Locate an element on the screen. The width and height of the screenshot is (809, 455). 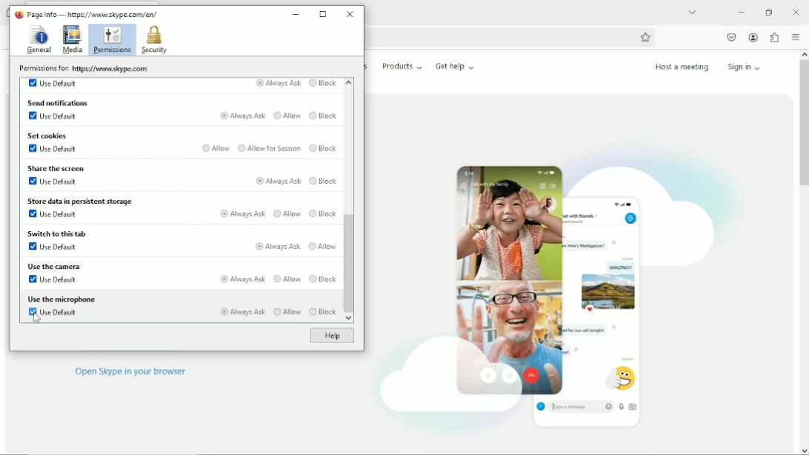
Switch to this tab is located at coordinates (56, 234).